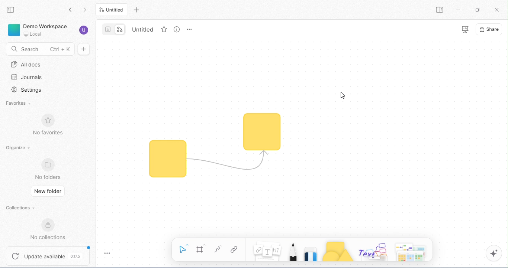 This screenshot has width=508, height=268. What do you see at coordinates (108, 29) in the screenshot?
I see `page mode` at bounding box center [108, 29].